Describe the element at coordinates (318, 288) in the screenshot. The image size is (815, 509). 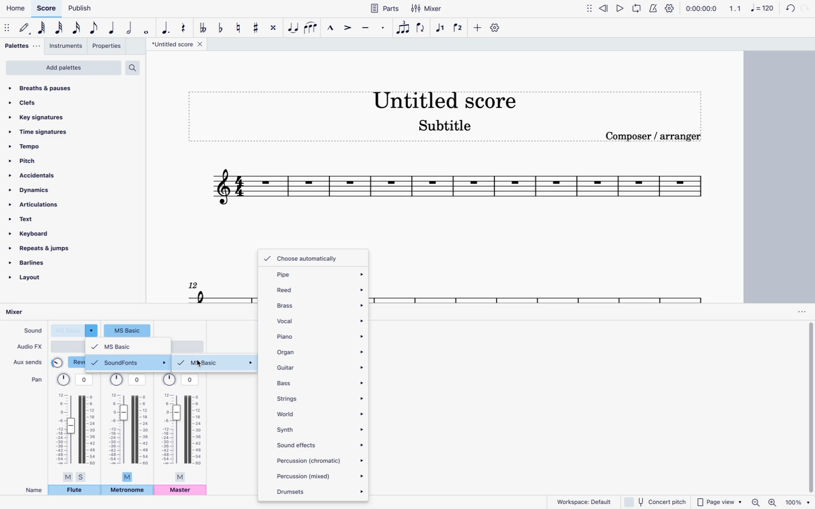
I see `reed` at that location.